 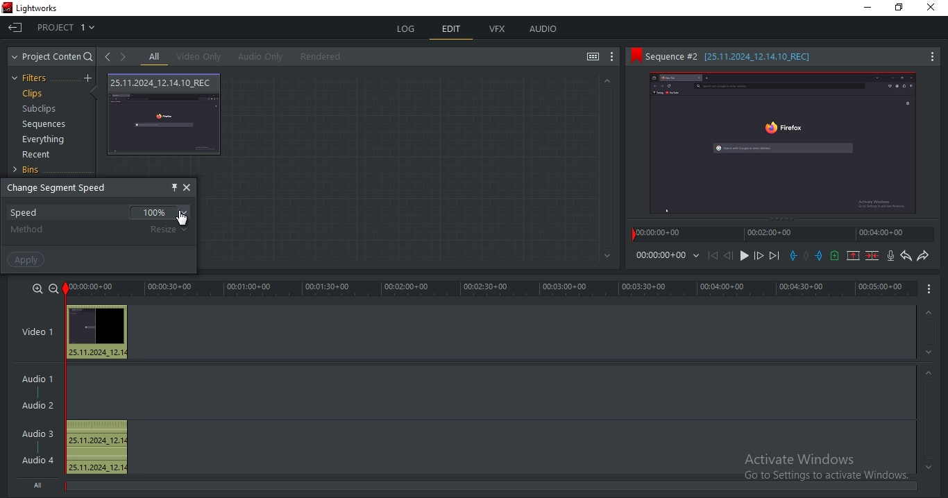 I want to click on cursor, so click(x=182, y=218).